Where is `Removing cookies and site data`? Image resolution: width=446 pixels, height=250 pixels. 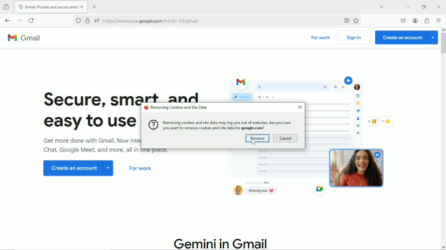 Removing cookies and site data is located at coordinates (176, 108).